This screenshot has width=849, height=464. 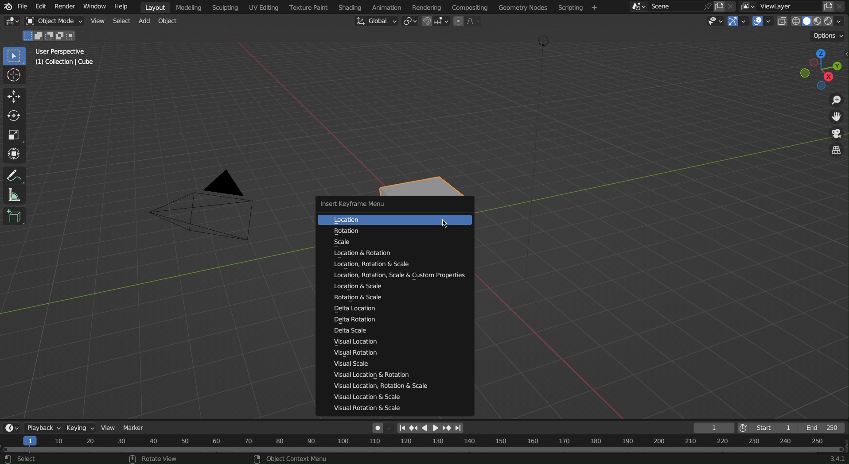 What do you see at coordinates (446, 224) in the screenshot?
I see `Cursor` at bounding box center [446, 224].